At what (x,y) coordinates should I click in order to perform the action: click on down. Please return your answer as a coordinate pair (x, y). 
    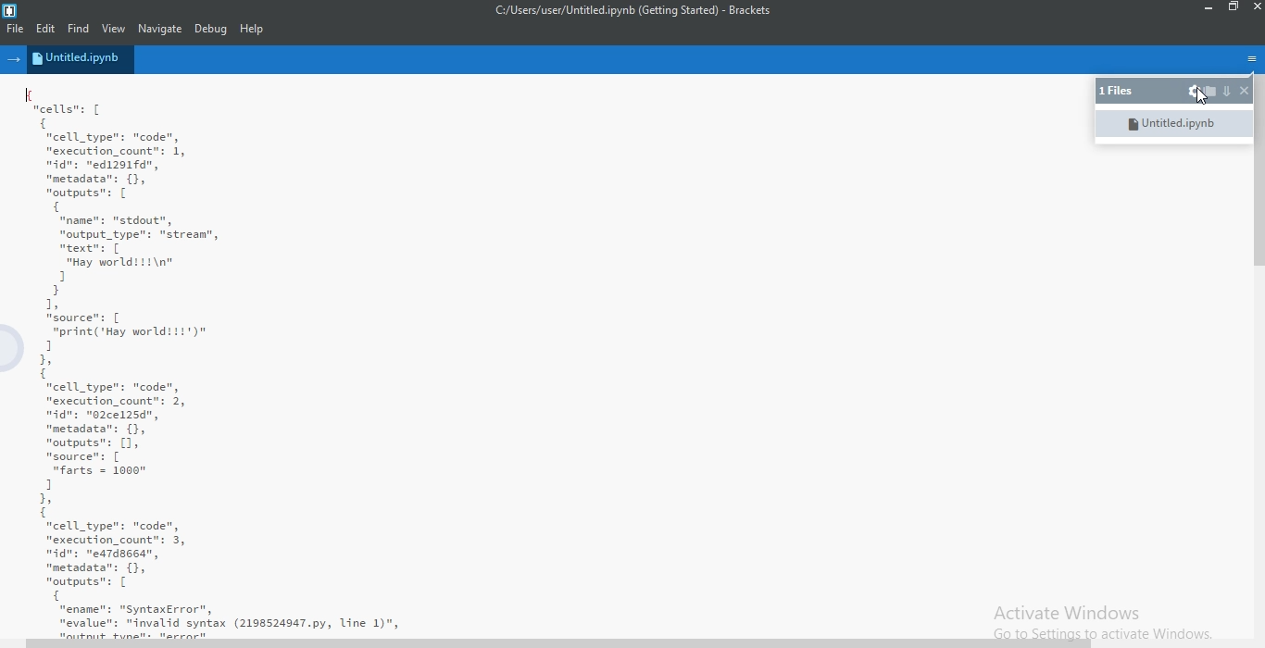
    Looking at the image, I should click on (1226, 92).